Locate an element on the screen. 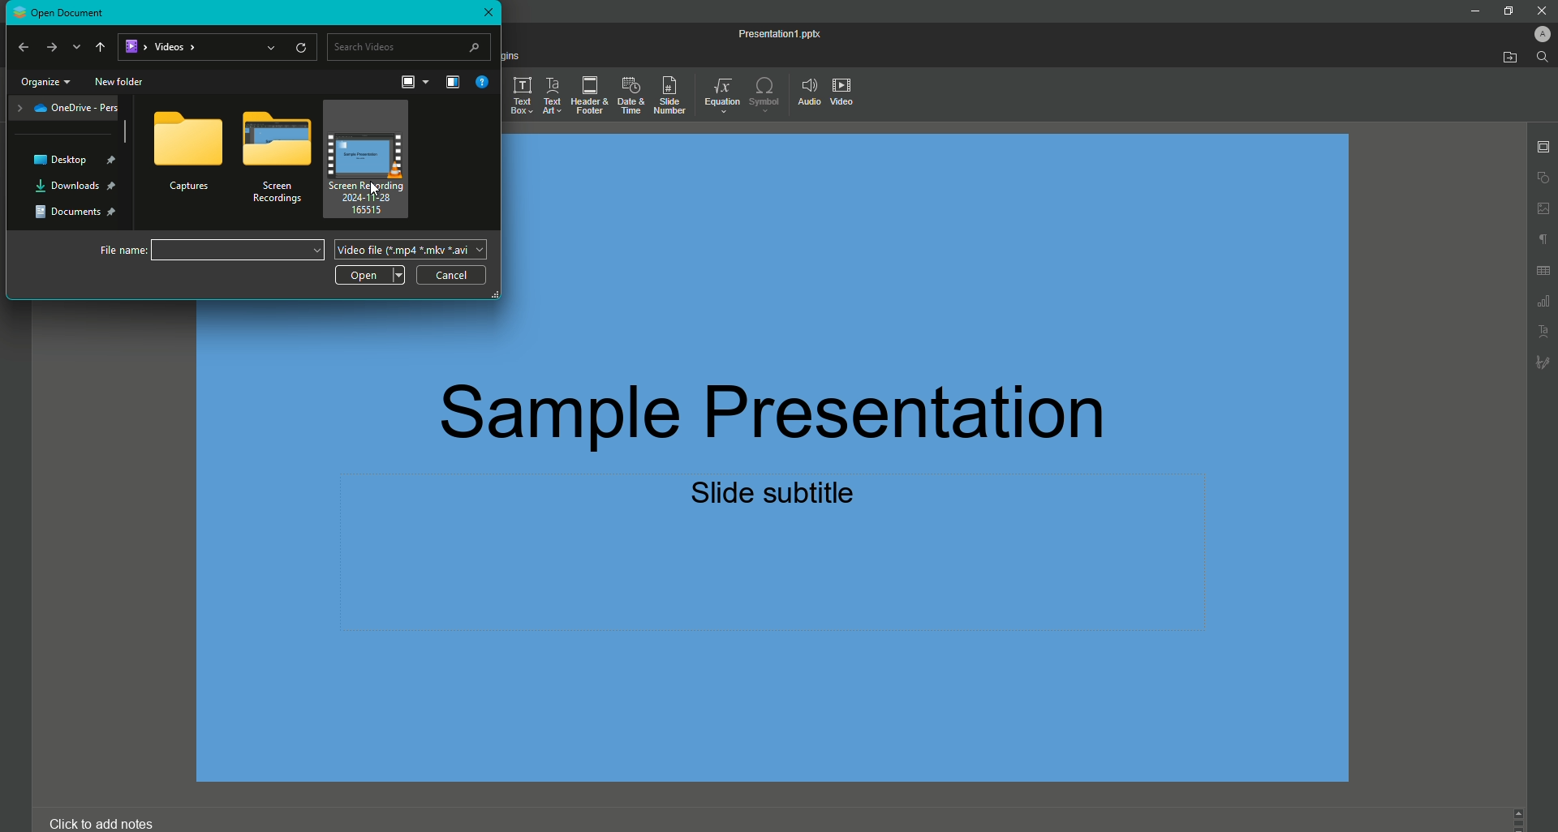 Image resolution: width=1558 pixels, height=832 pixels. Video file type is located at coordinates (411, 249).